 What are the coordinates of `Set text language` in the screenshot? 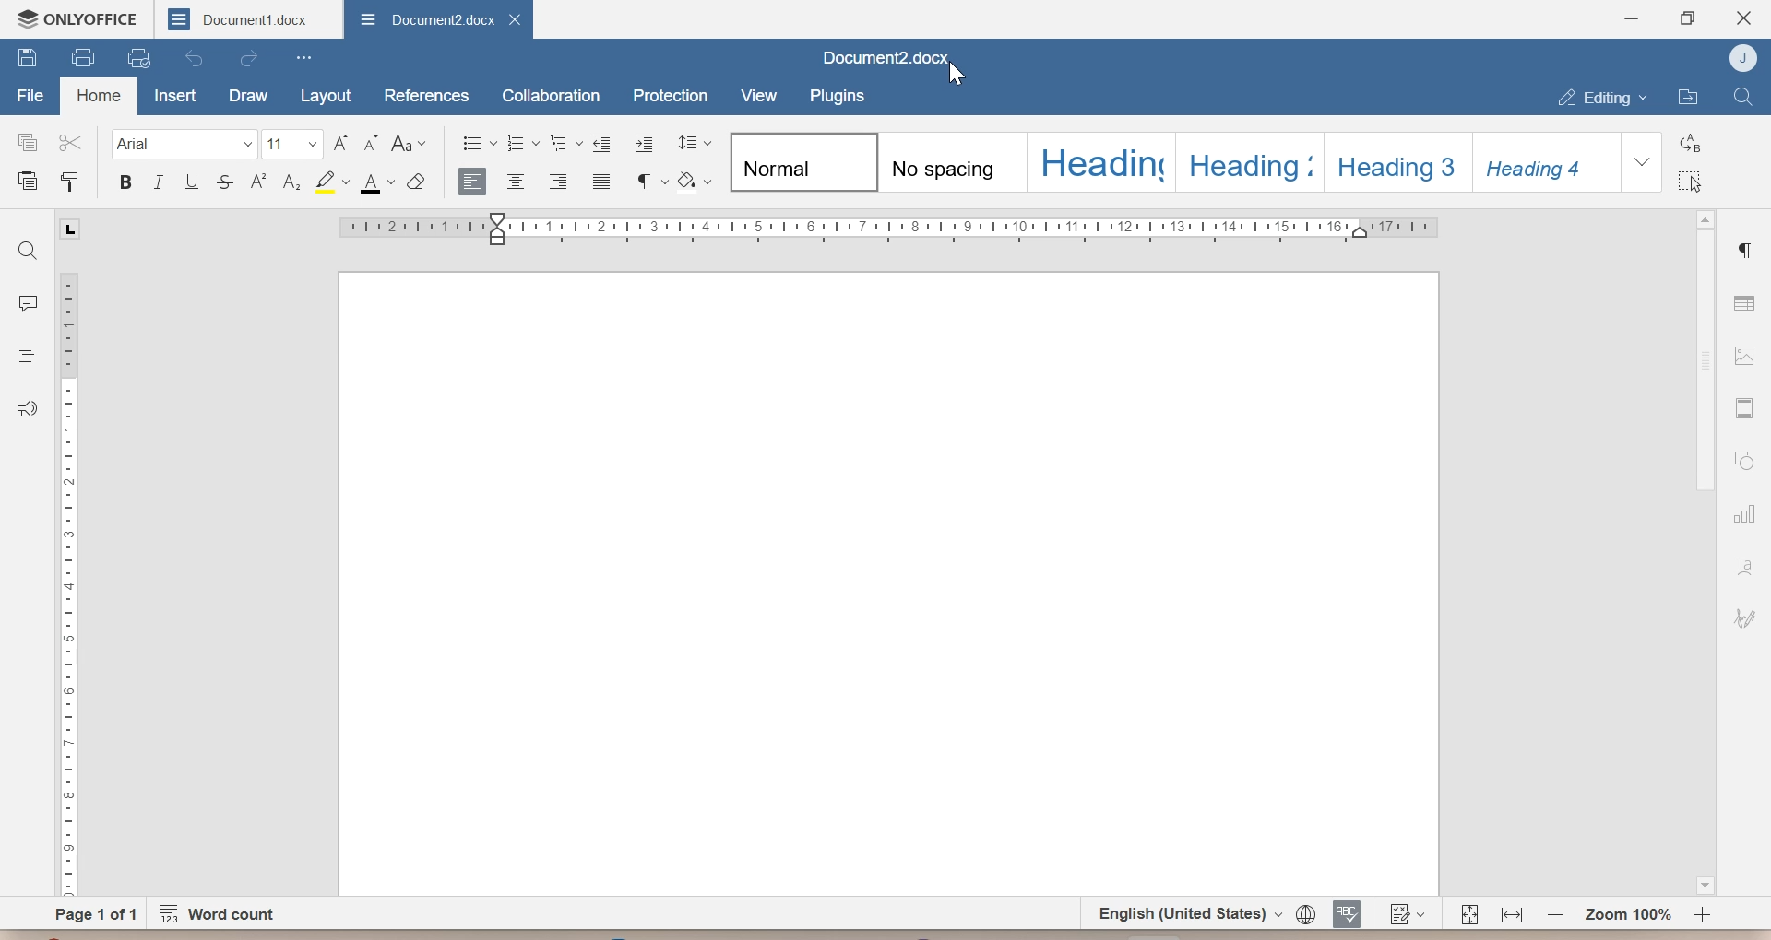 It's located at (1183, 912).